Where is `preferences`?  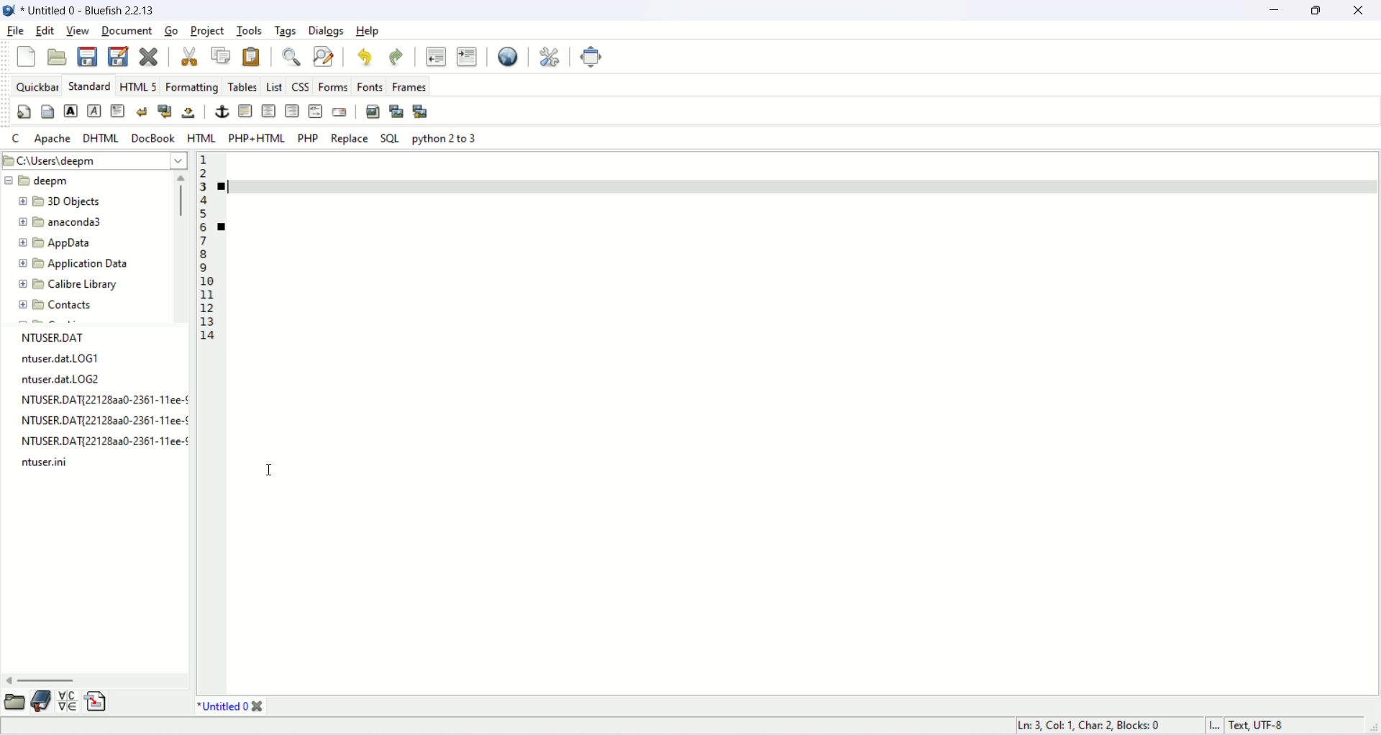
preferences is located at coordinates (551, 58).